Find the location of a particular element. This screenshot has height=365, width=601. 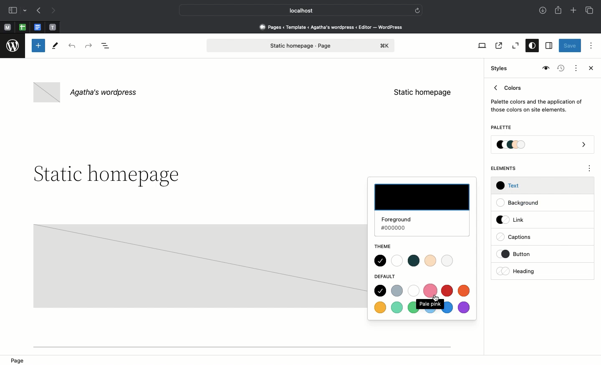

Add new tab is located at coordinates (574, 11).